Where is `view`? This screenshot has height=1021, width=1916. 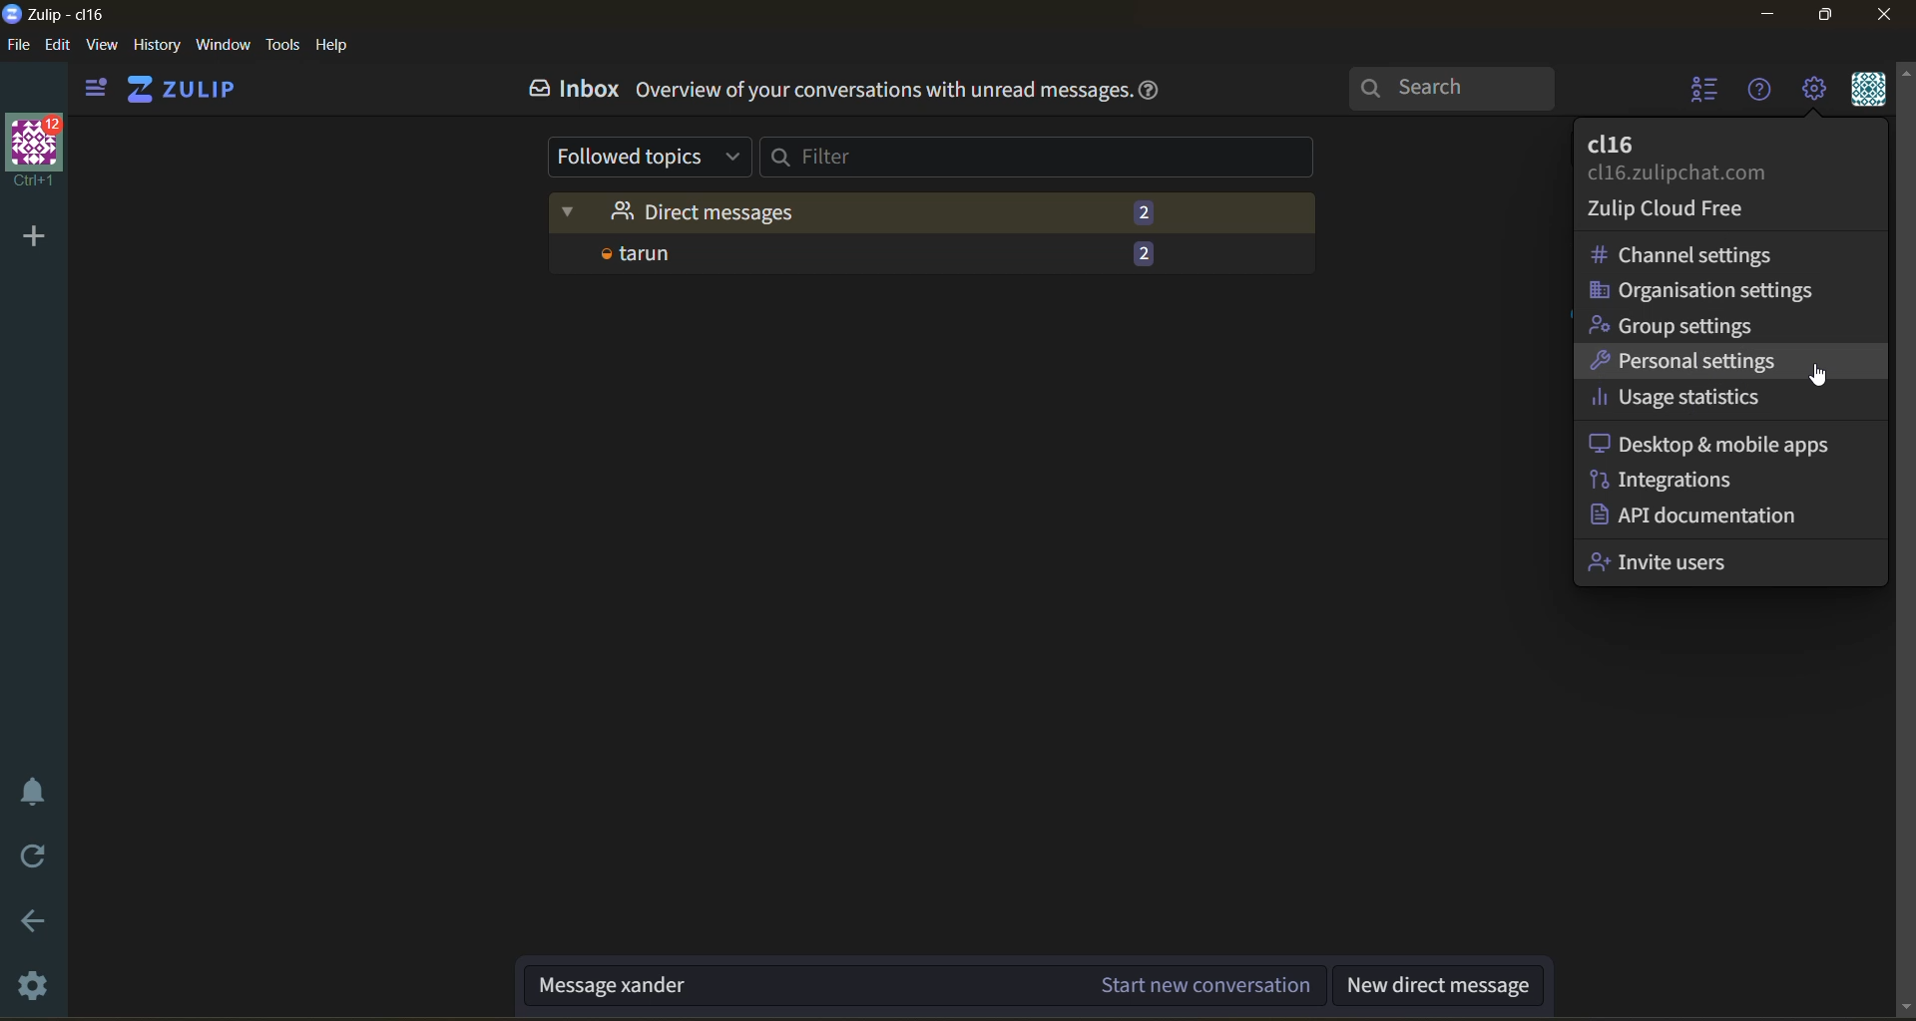
view is located at coordinates (102, 48).